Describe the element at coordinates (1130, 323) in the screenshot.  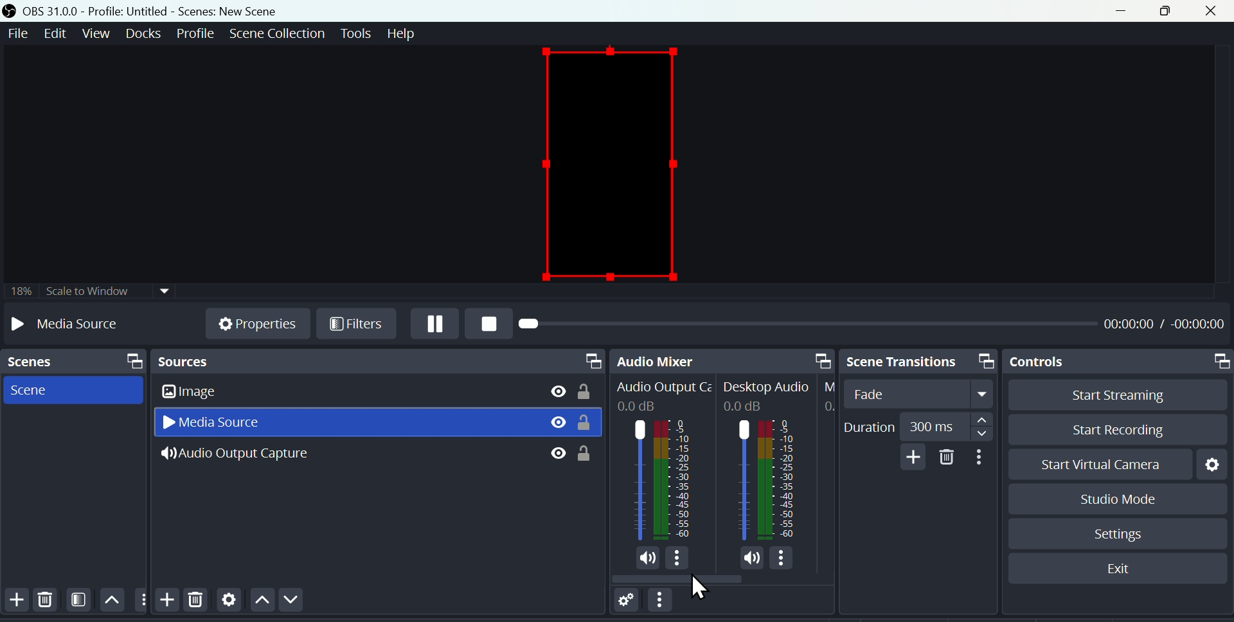
I see `Start TIme` at that location.